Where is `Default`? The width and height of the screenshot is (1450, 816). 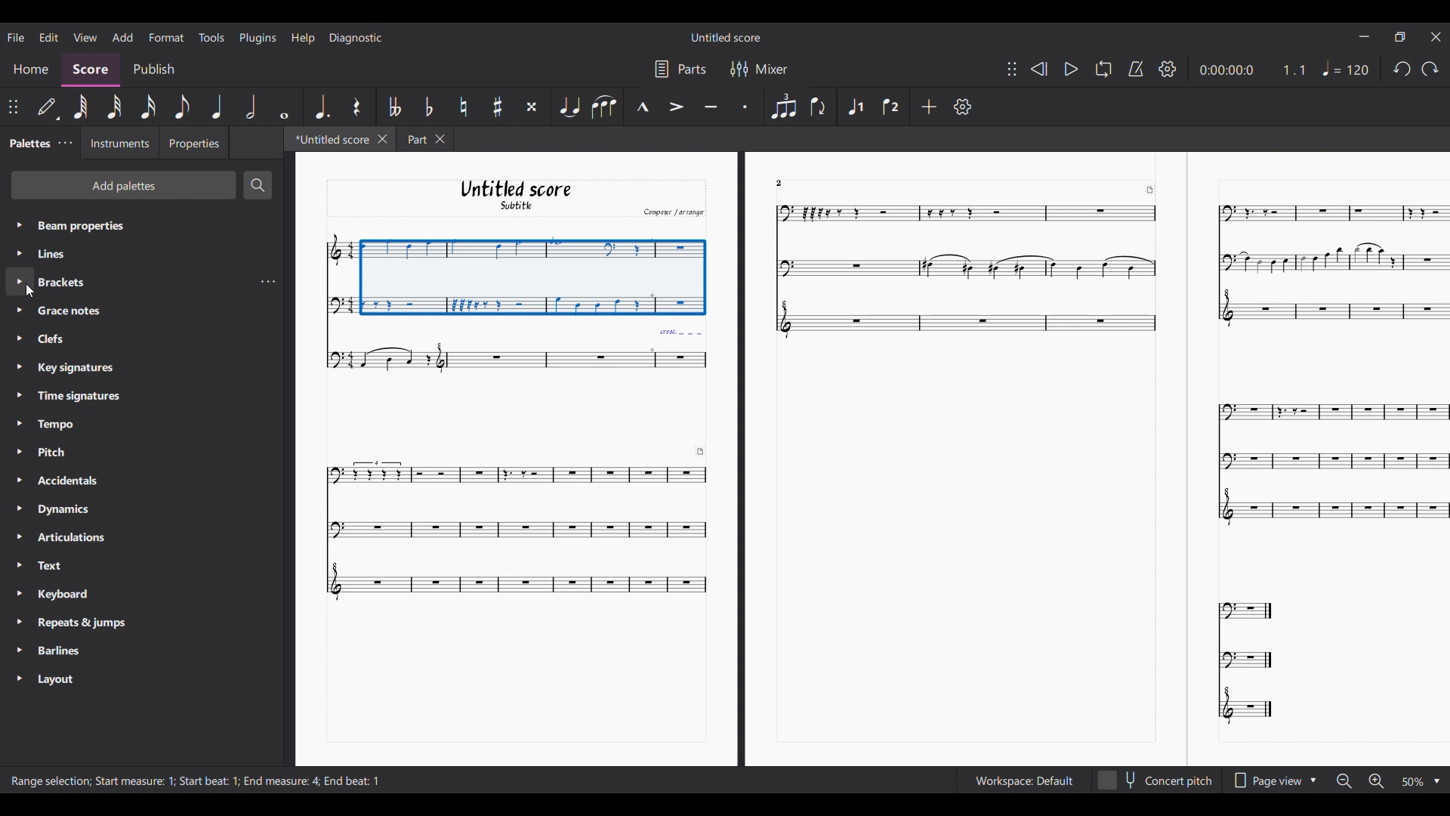 Default is located at coordinates (48, 109).